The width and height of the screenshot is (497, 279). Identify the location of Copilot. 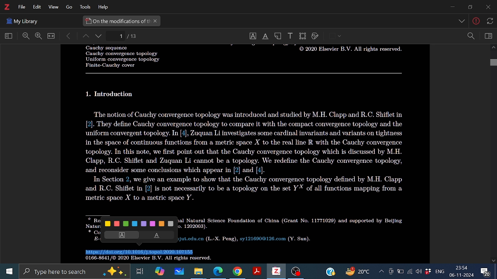
(159, 271).